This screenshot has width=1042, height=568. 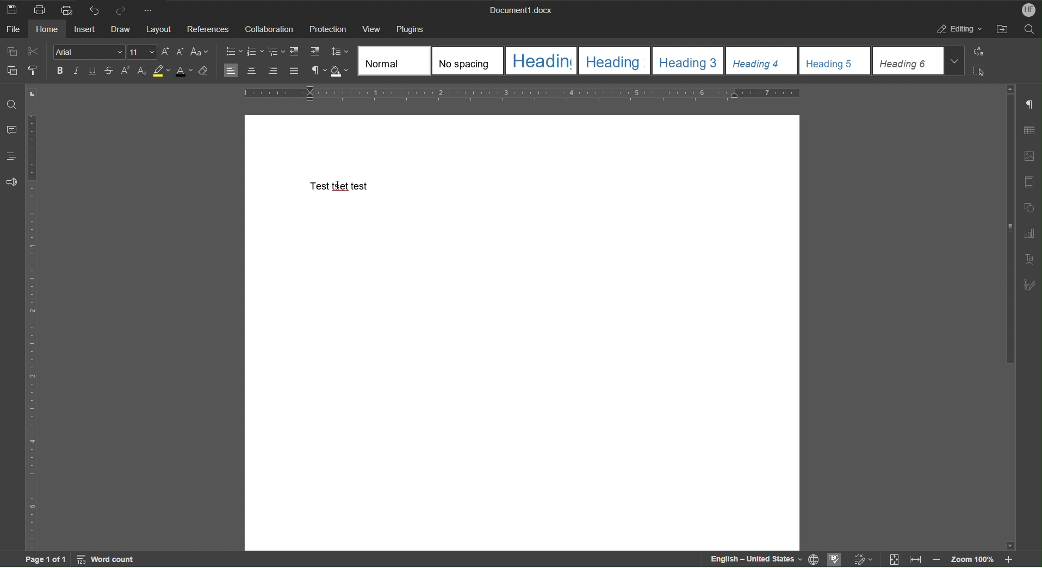 I want to click on Fit to Screen, so click(x=893, y=560).